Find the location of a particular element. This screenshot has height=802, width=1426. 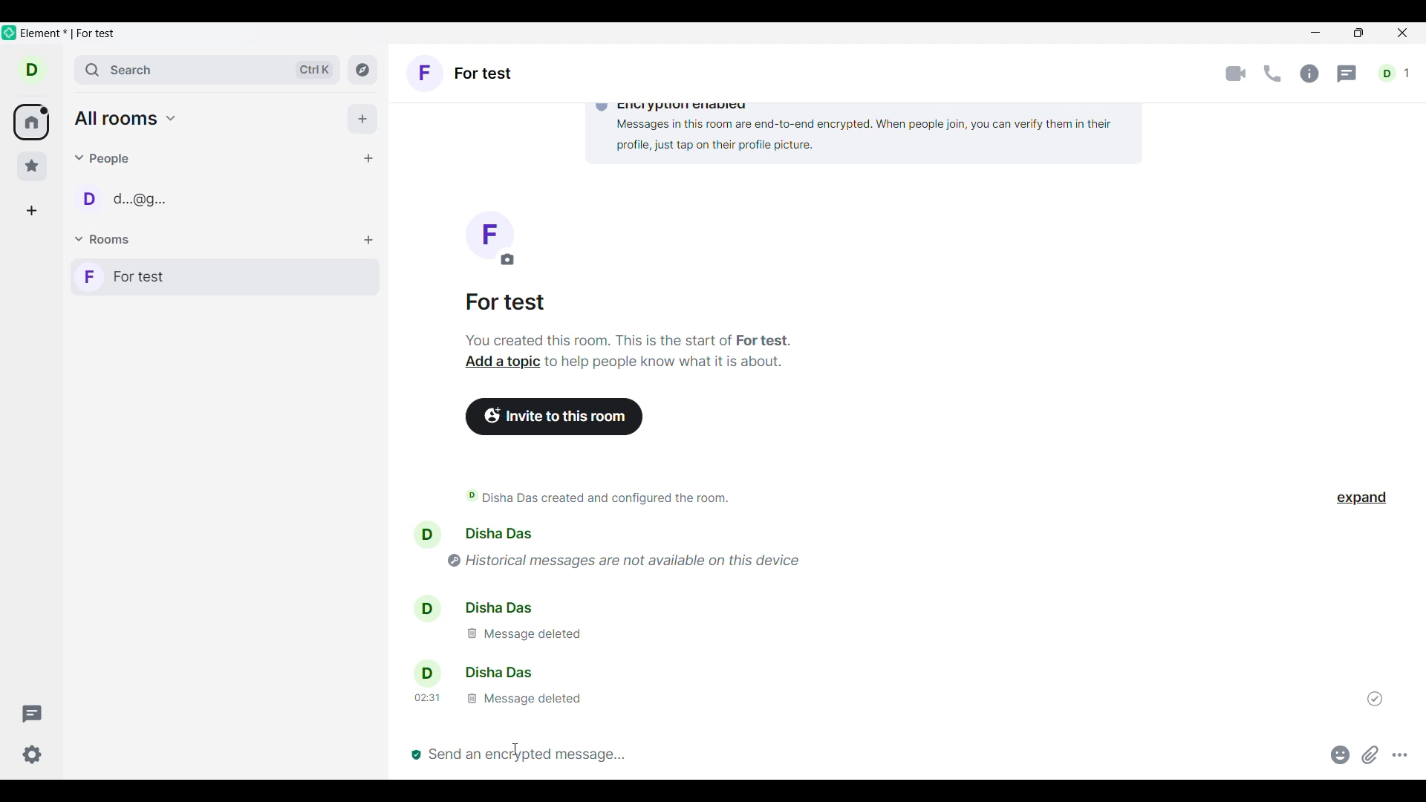

disha das is located at coordinates (504, 532).